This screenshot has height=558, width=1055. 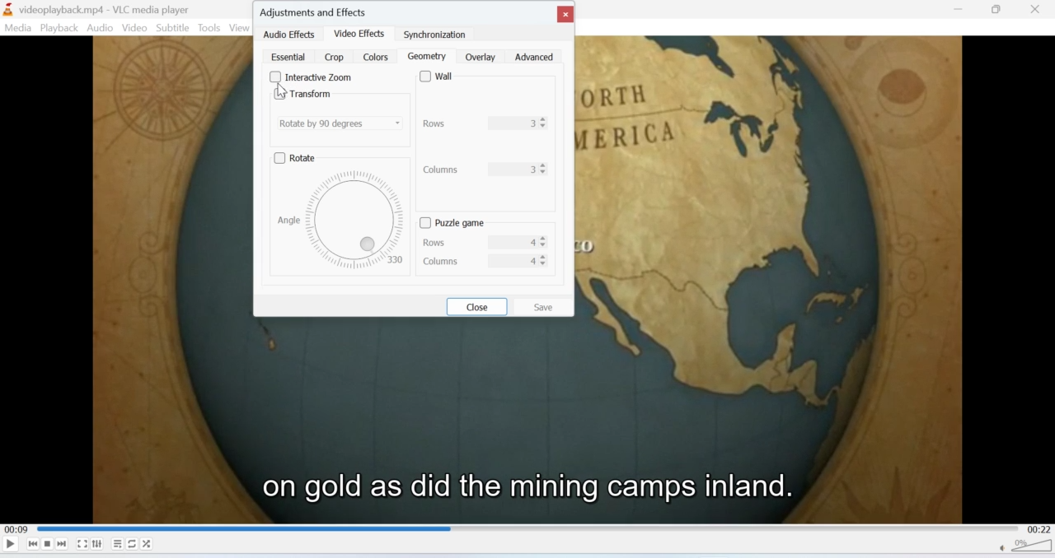 I want to click on angle   330, so click(x=336, y=219).